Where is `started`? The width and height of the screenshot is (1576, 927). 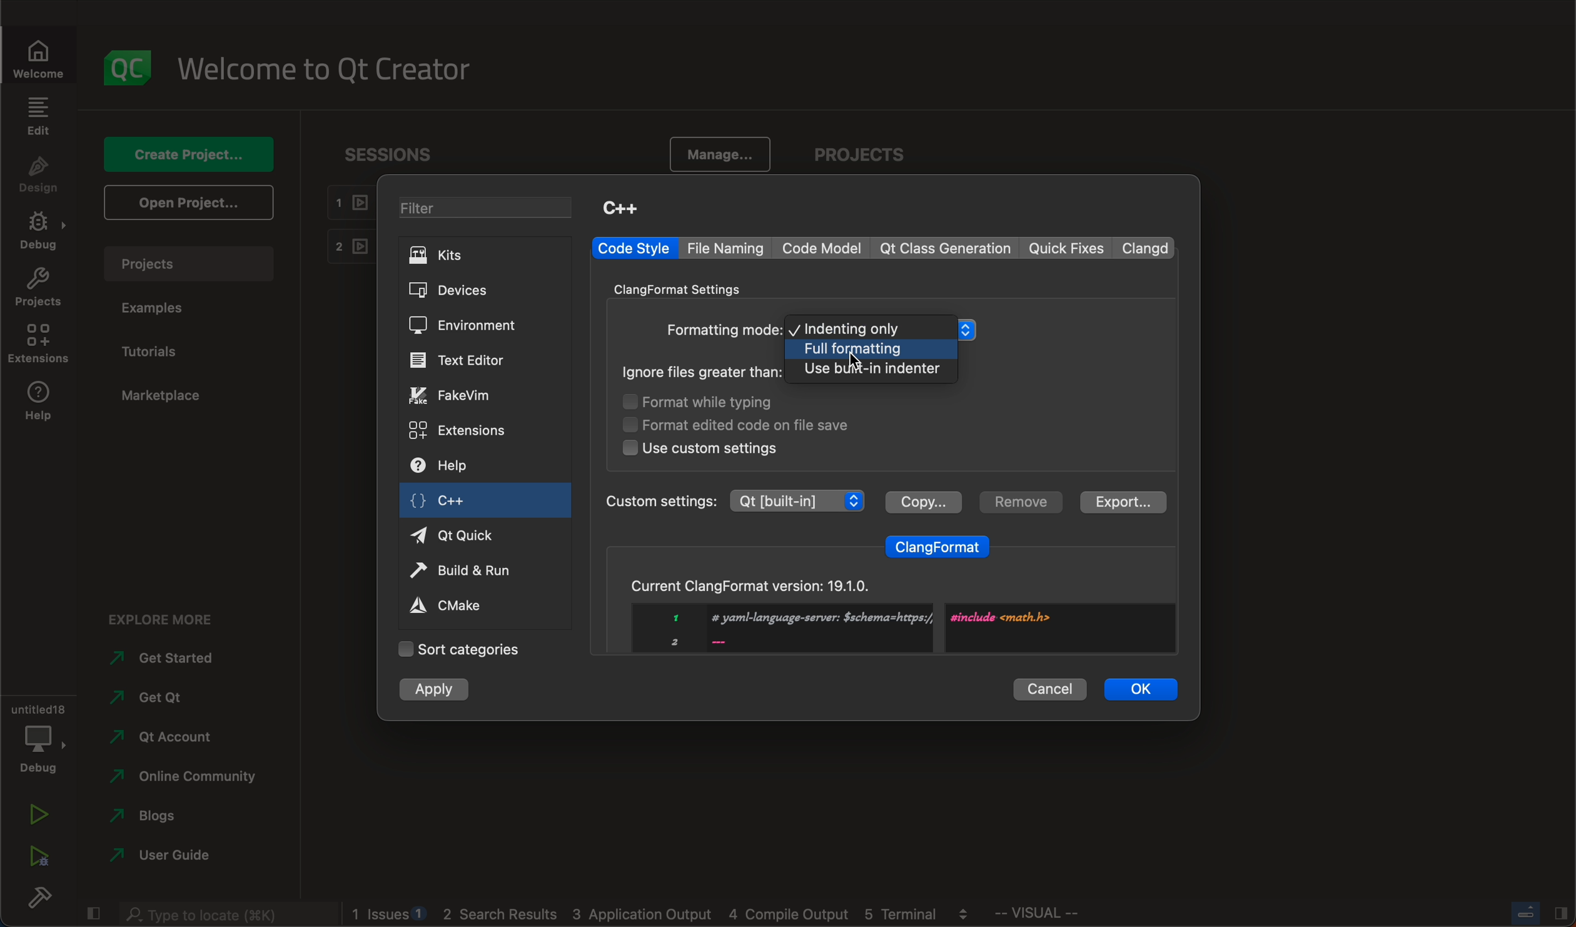 started is located at coordinates (173, 658).